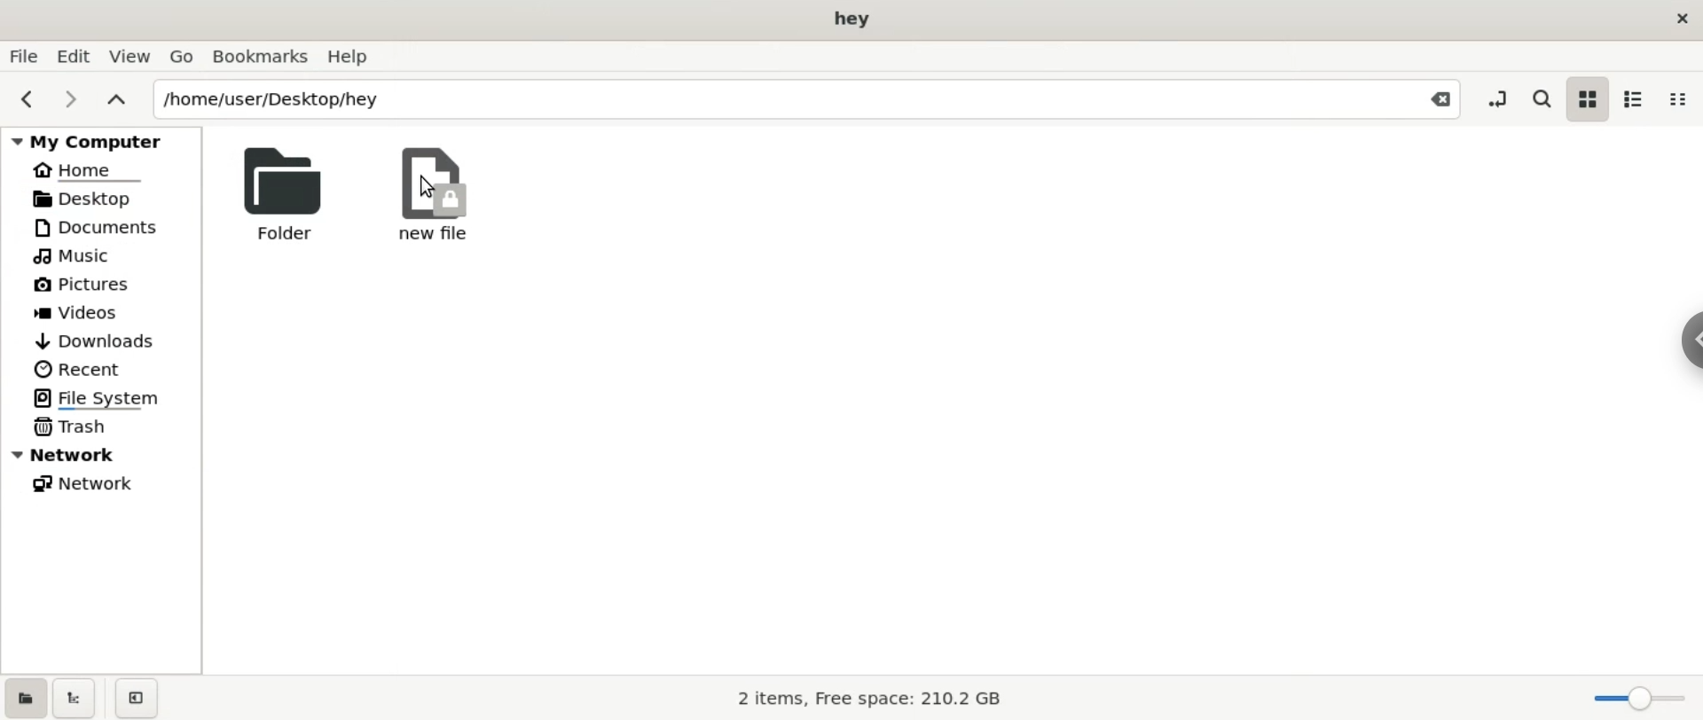 The image size is (1703, 720). What do you see at coordinates (1637, 695) in the screenshot?
I see `zoom` at bounding box center [1637, 695].